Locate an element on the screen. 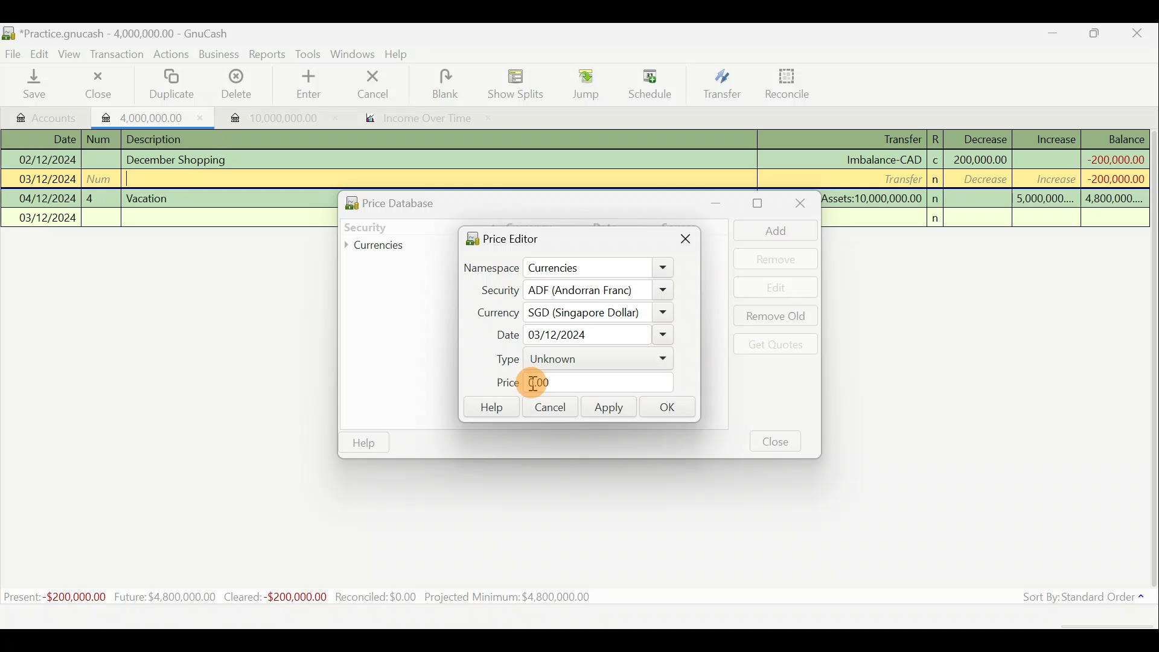  Transfer is located at coordinates (890, 140).